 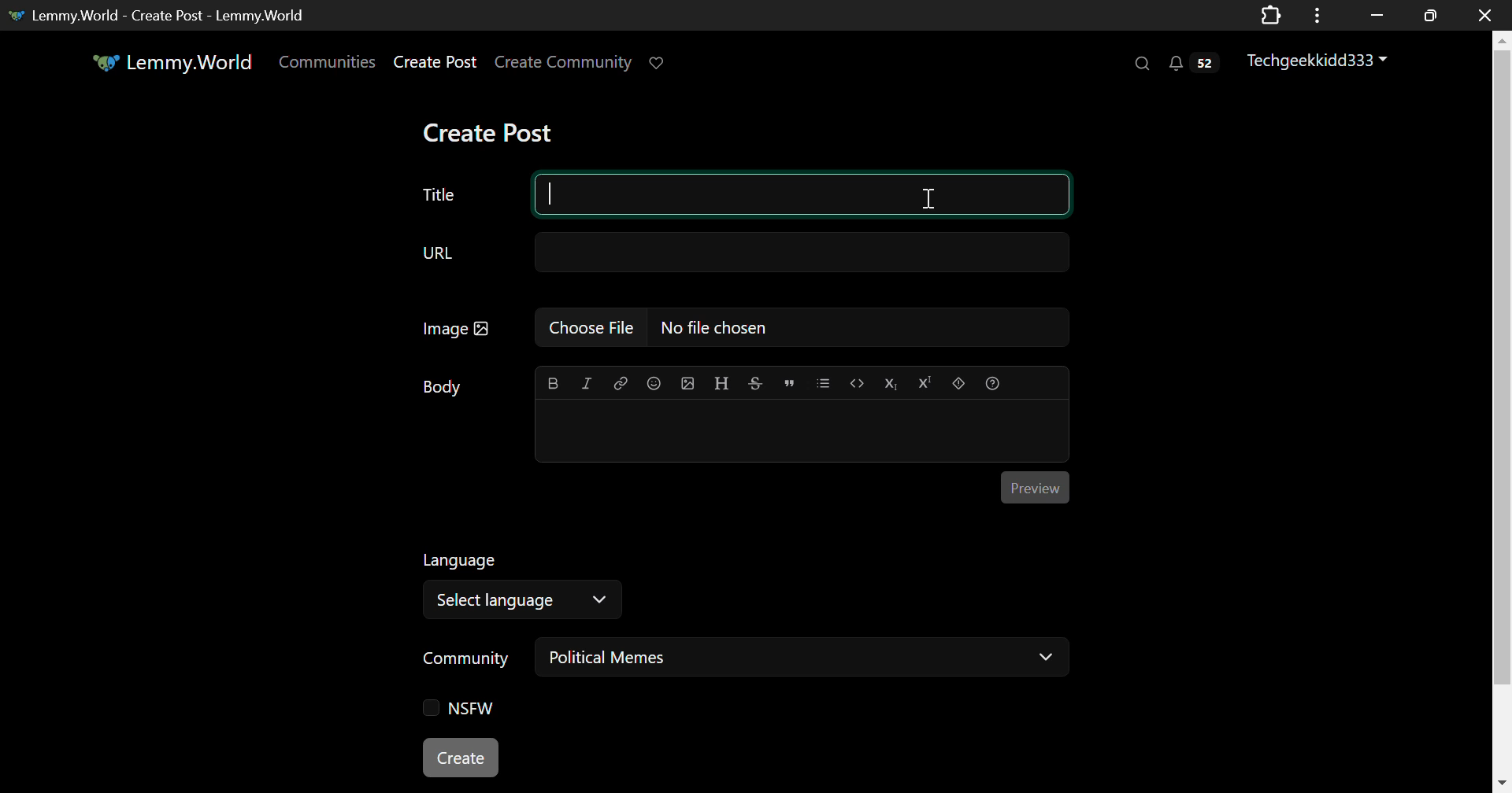 I want to click on Create Community Page Link, so click(x=564, y=61).